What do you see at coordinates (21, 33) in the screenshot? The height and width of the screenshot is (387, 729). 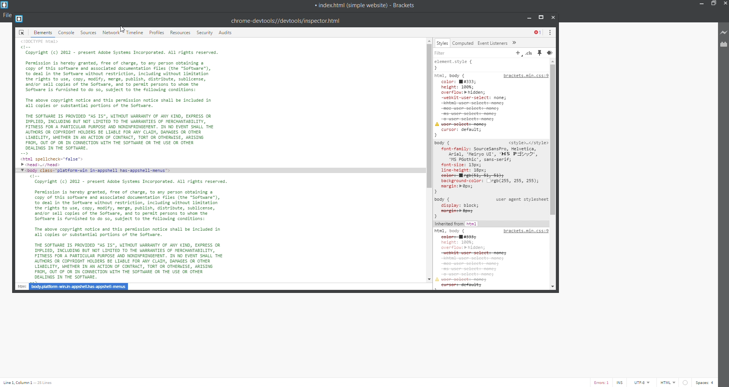 I see `icon` at bounding box center [21, 33].